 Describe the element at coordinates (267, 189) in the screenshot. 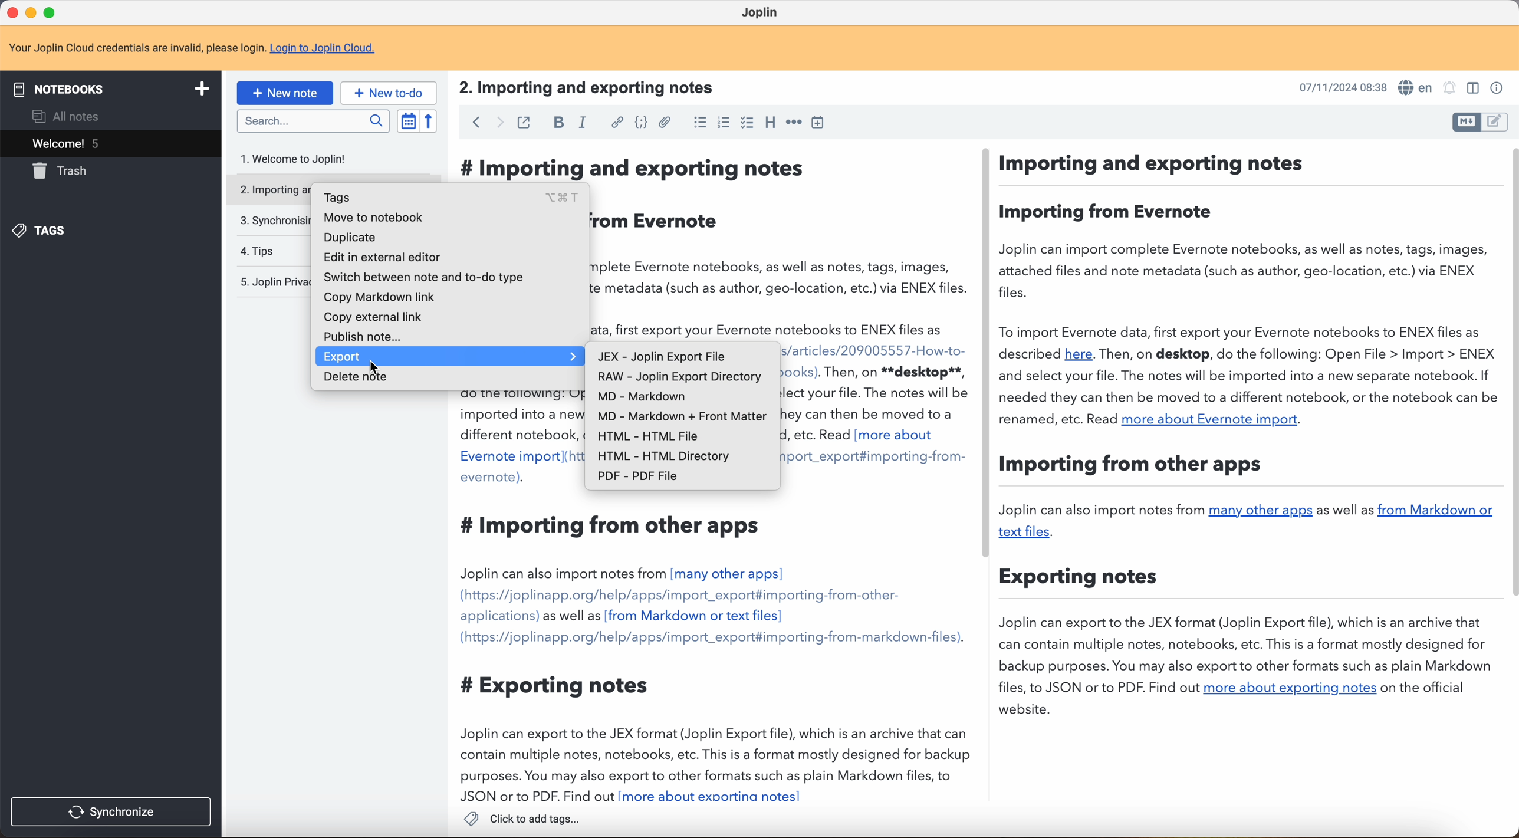

I see `importing` at that location.